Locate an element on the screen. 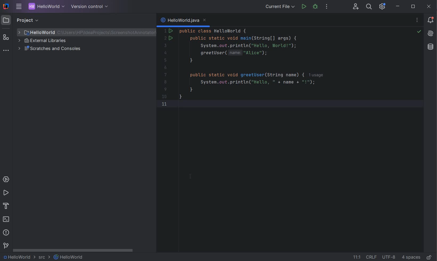 The image size is (437, 261). minimize is located at coordinates (398, 6).